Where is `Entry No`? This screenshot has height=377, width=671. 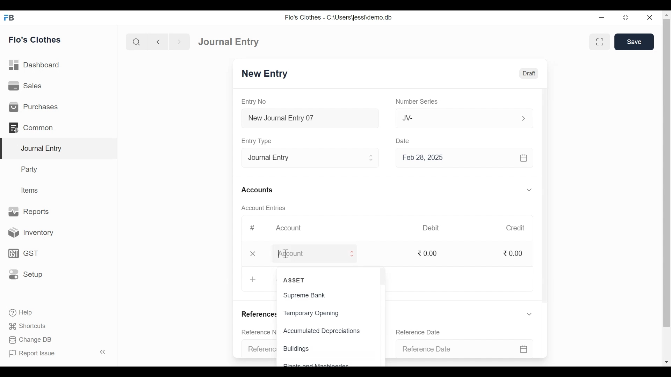
Entry No is located at coordinates (254, 102).